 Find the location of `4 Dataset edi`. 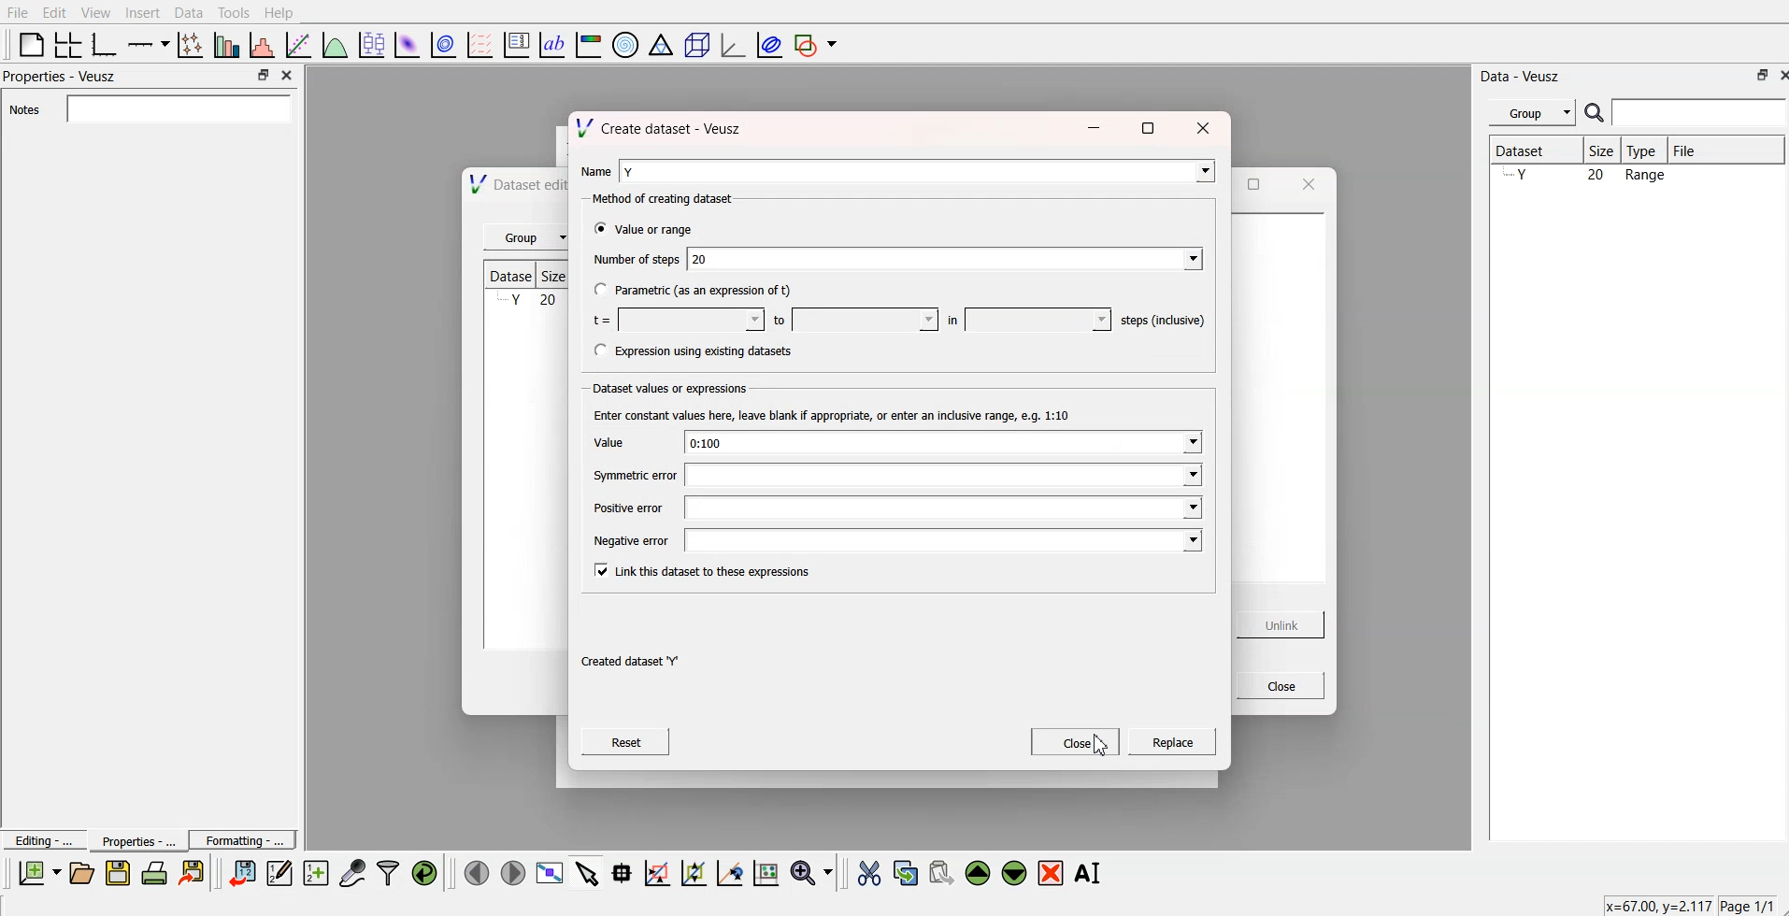

4 Dataset edi is located at coordinates (508, 186).